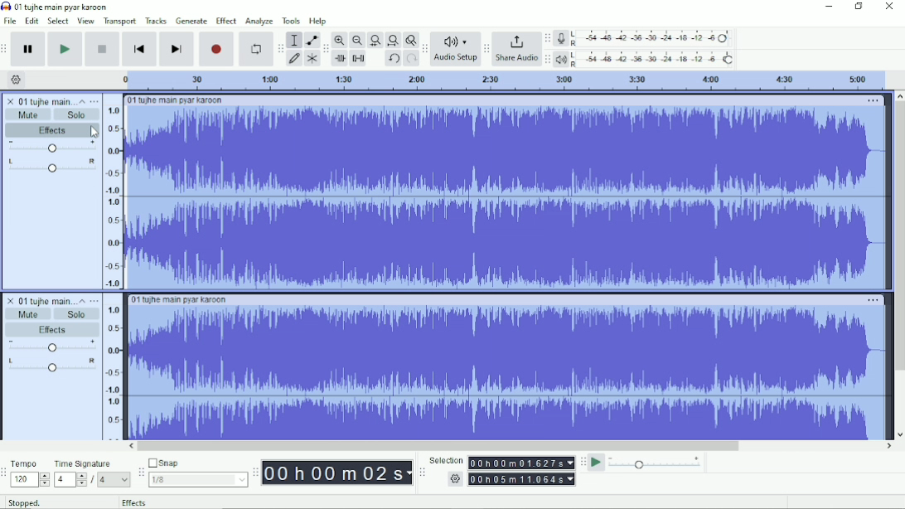  I want to click on Audacity snapping toolbar, so click(140, 471).